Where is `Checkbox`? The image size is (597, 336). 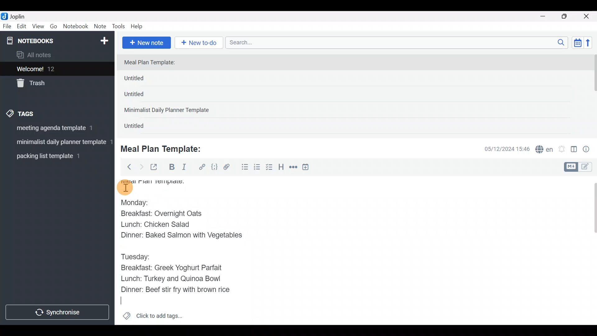
Checkbox is located at coordinates (270, 168).